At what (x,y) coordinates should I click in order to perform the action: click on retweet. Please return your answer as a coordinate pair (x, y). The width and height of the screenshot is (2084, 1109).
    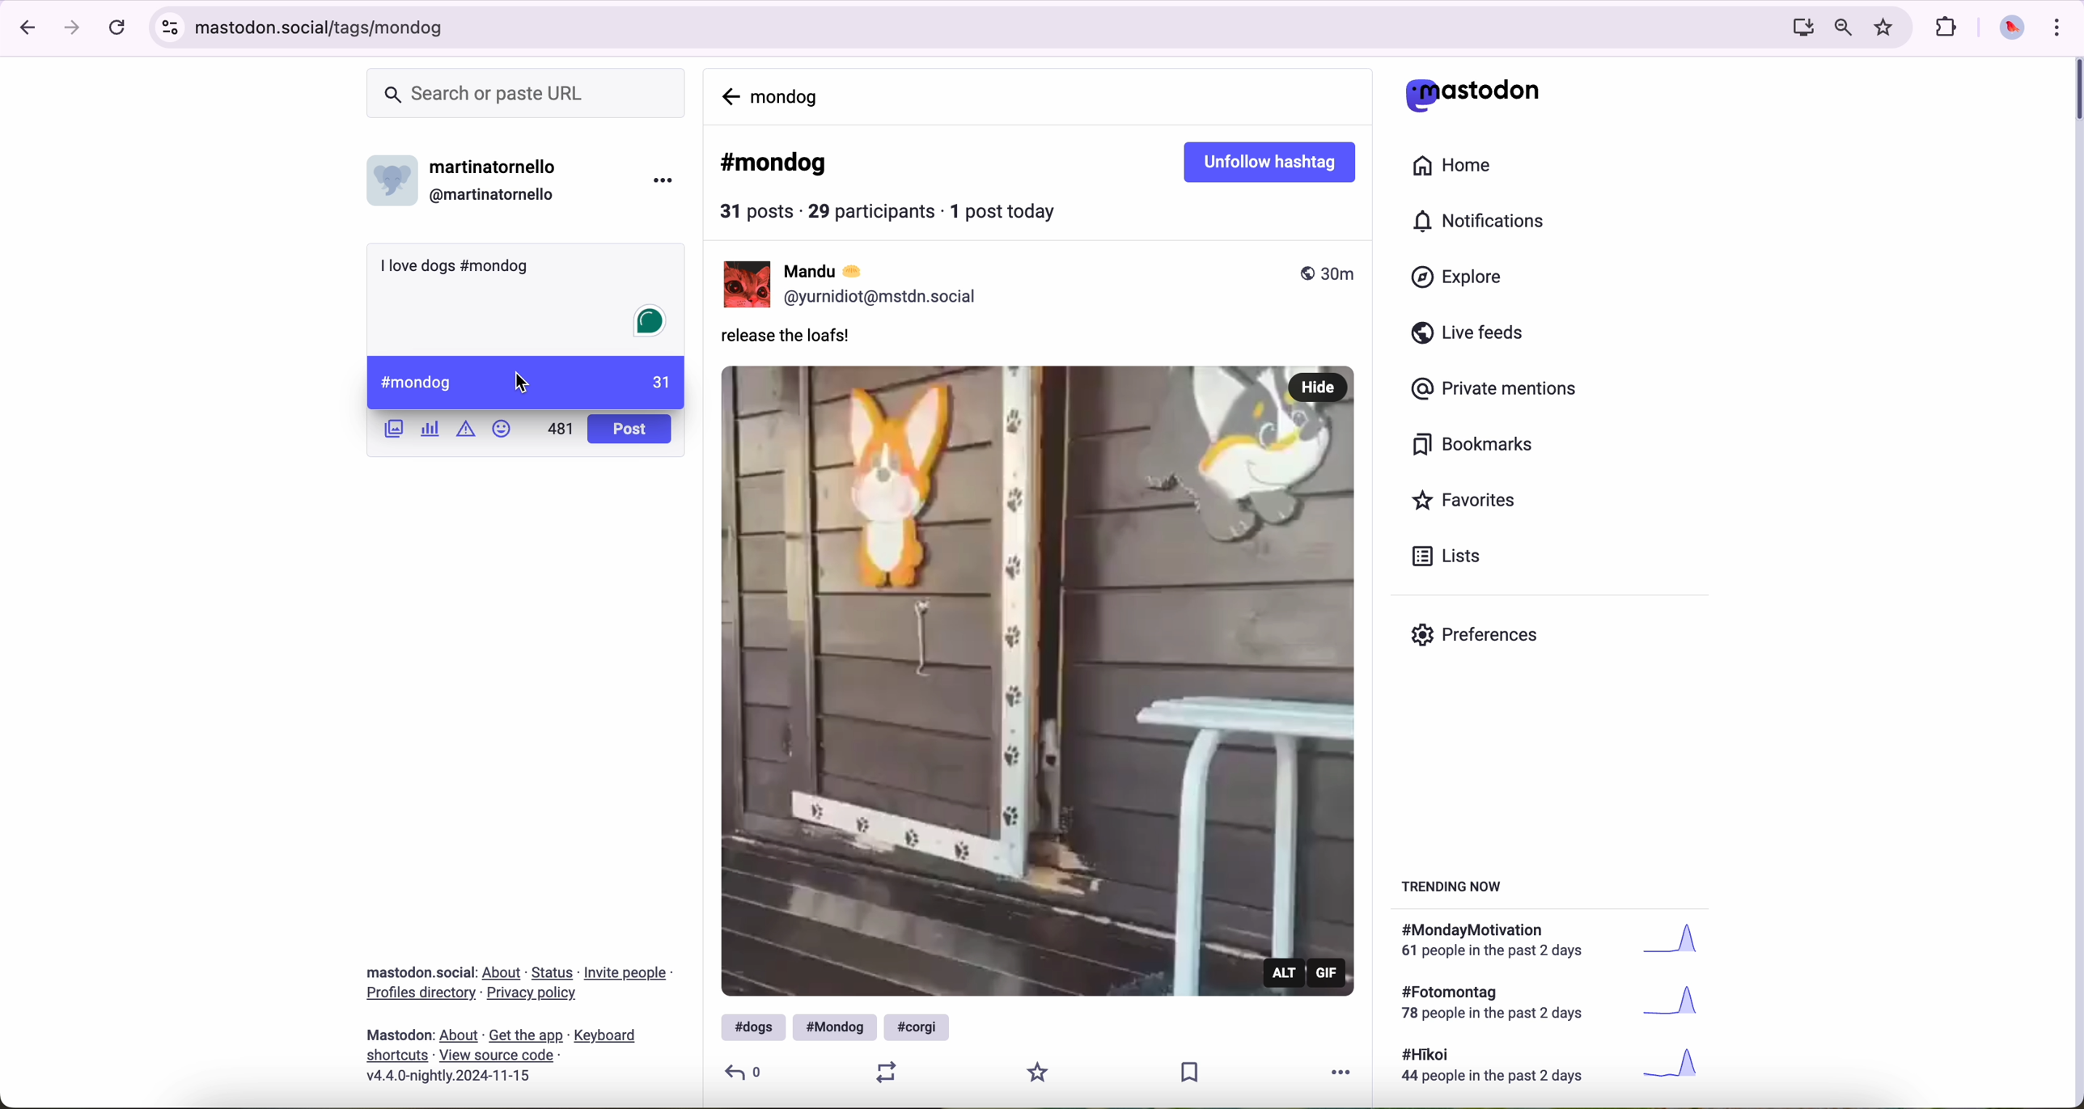
    Looking at the image, I should click on (882, 1071).